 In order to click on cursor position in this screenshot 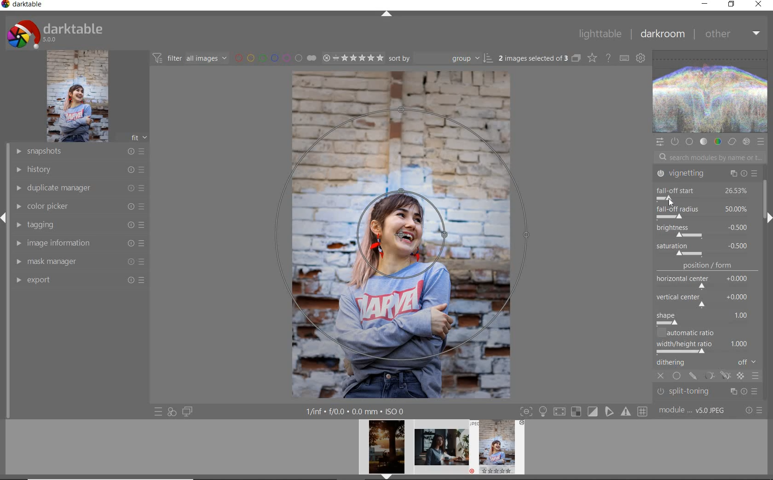, I will do `click(670, 201)`.